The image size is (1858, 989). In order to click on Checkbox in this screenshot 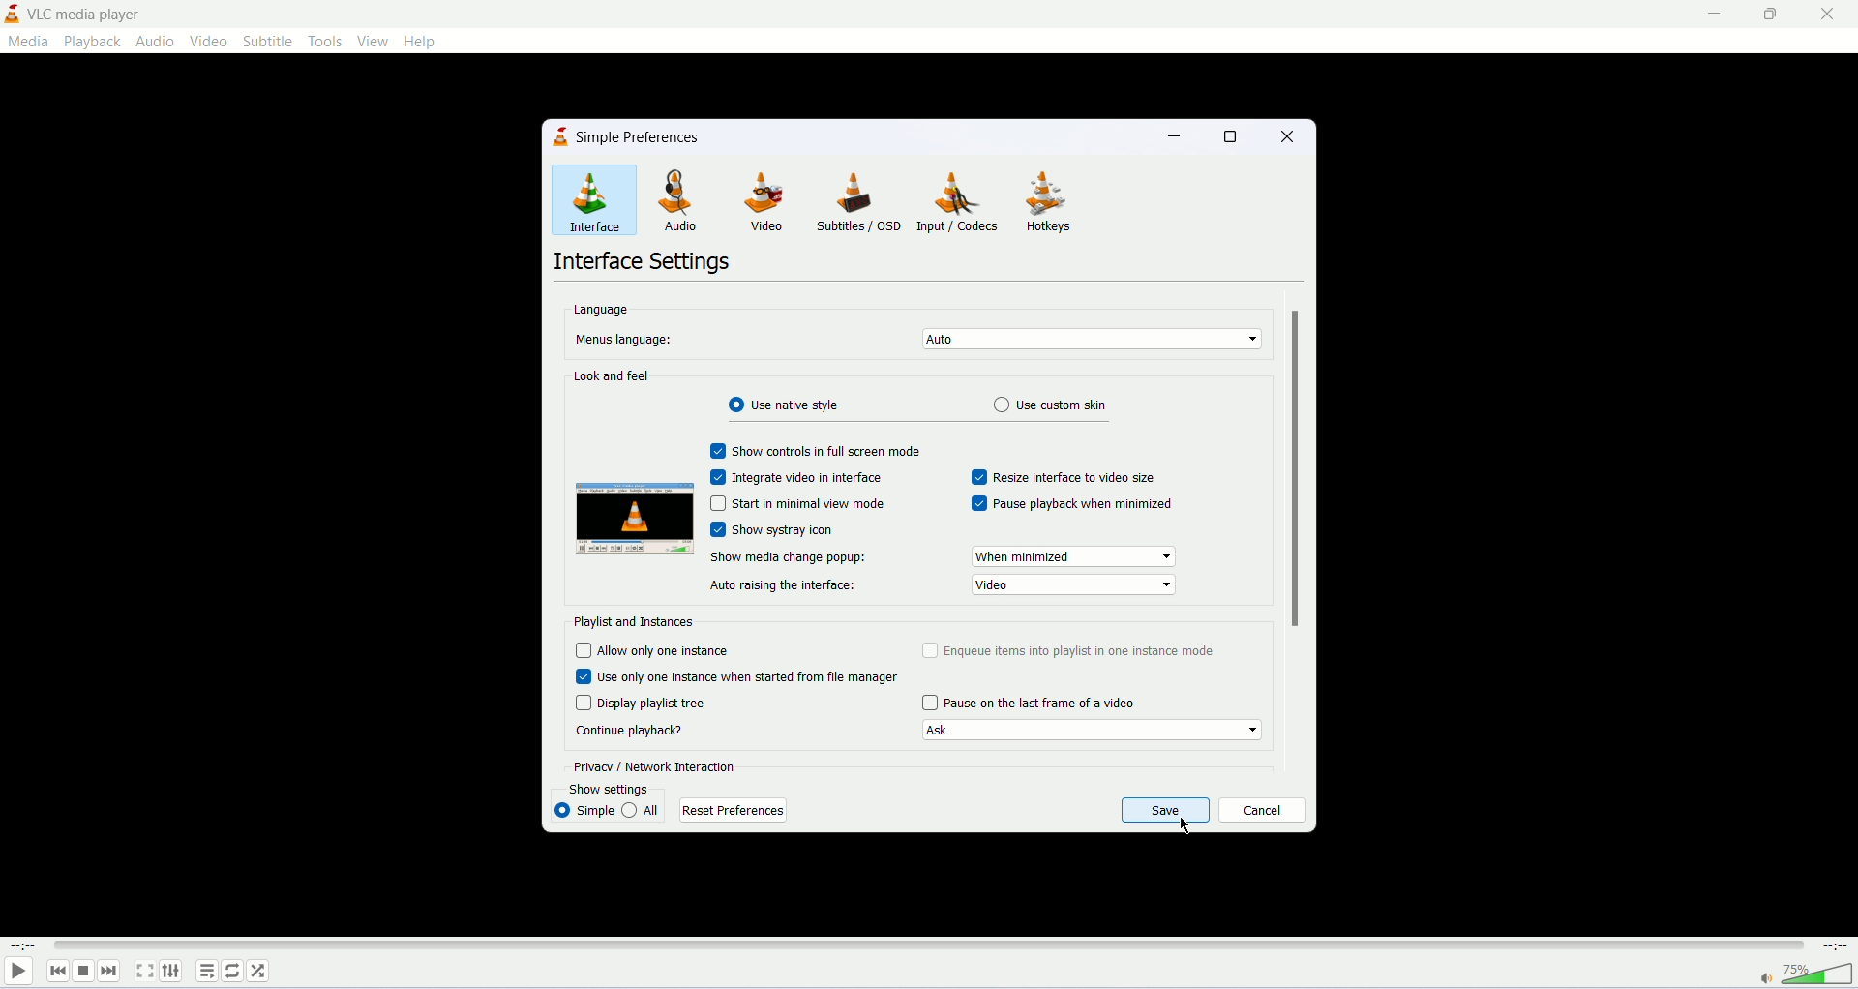, I will do `click(717, 531)`.